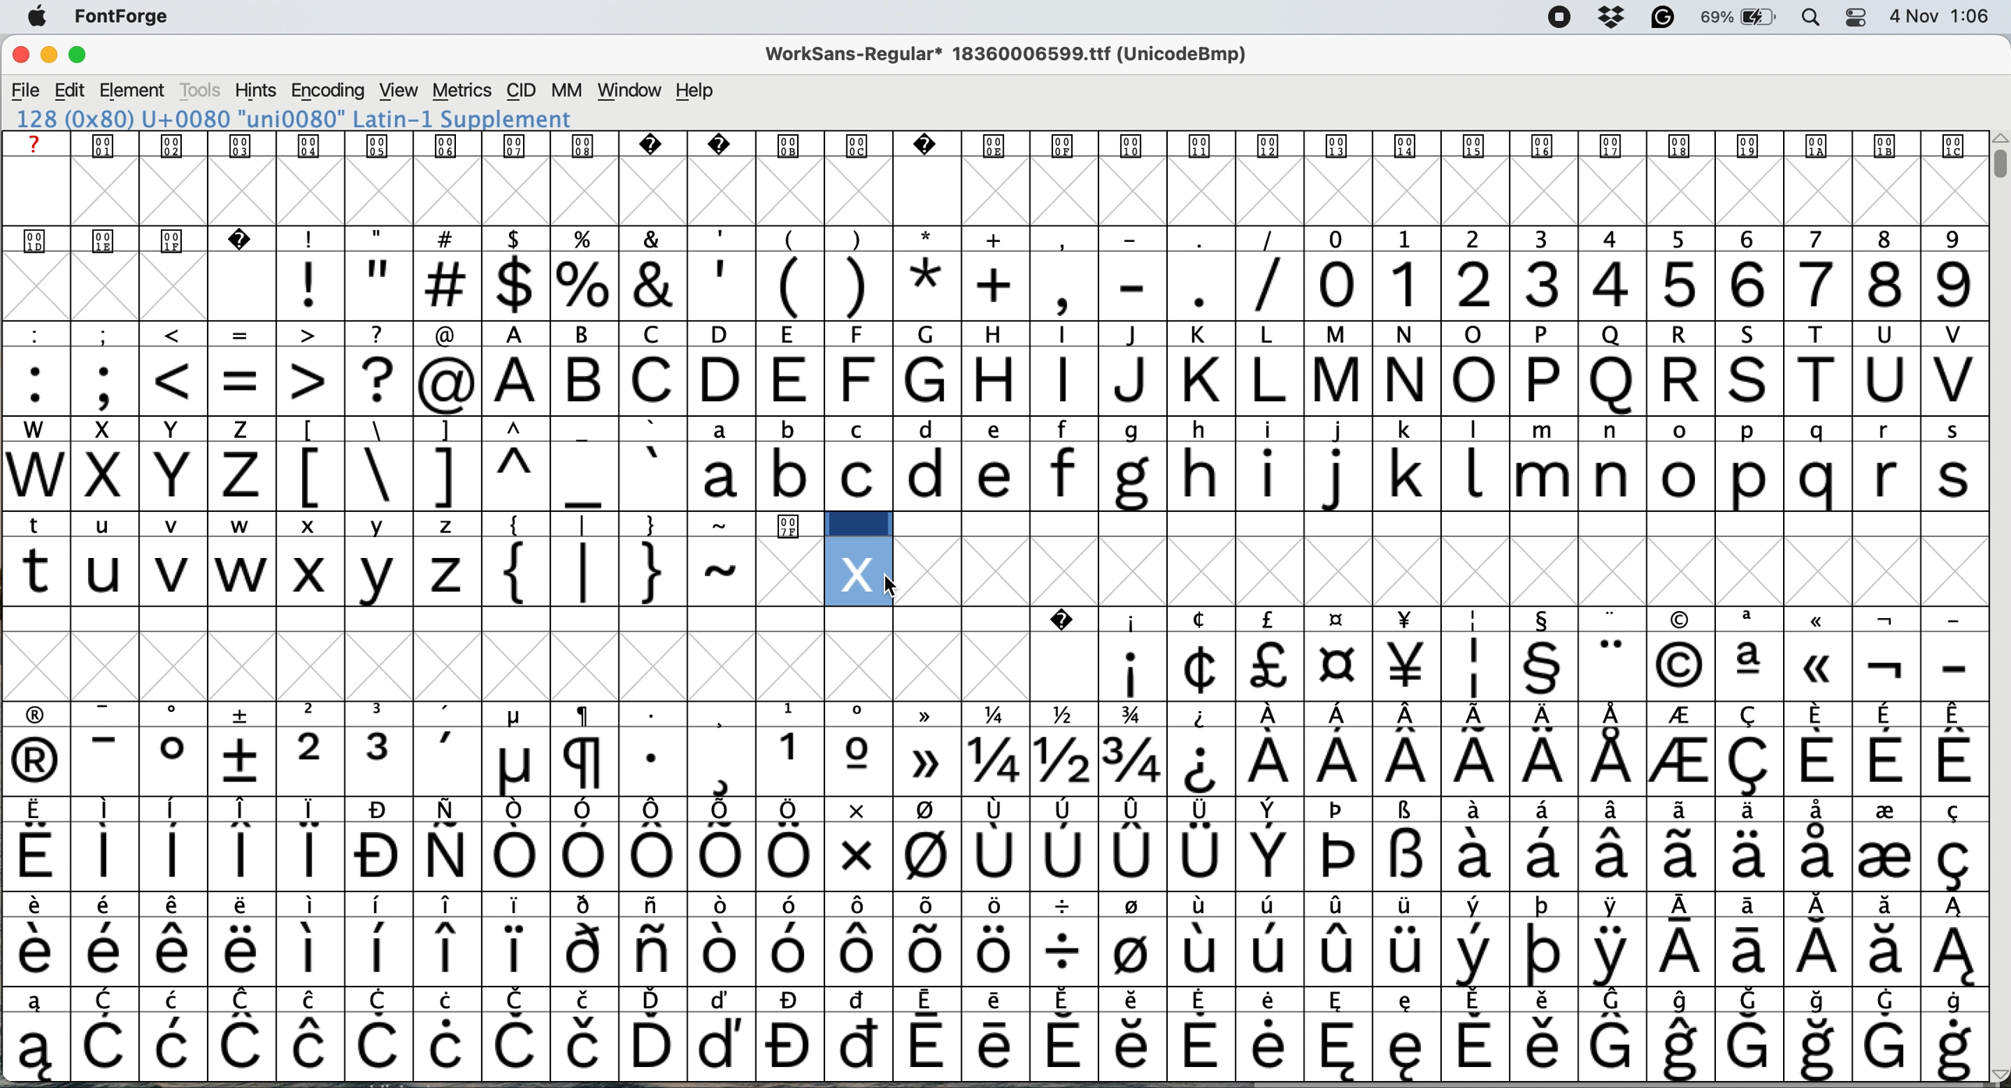 The image size is (2011, 1088). What do you see at coordinates (475, 476) in the screenshot?
I see `special characters` at bounding box center [475, 476].